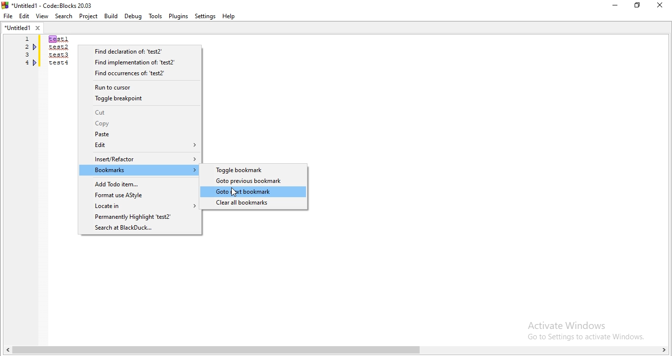  I want to click on Serial number 1, 2,3,4, so click(26, 53).